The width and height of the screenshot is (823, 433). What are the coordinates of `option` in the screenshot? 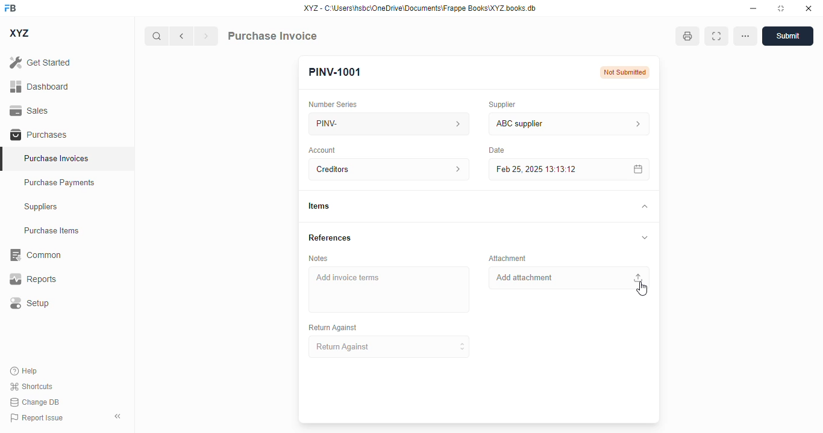 It's located at (745, 36).